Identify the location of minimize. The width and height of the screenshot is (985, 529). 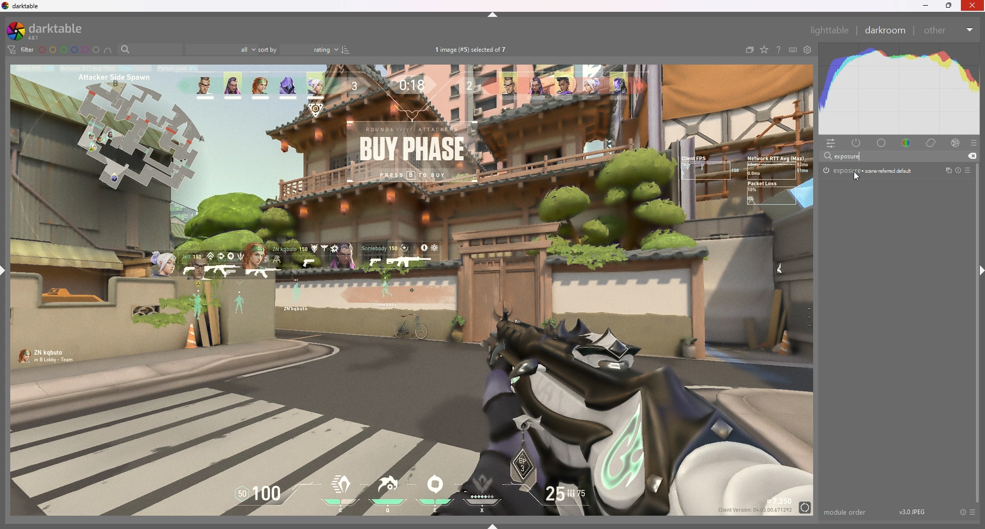
(925, 6).